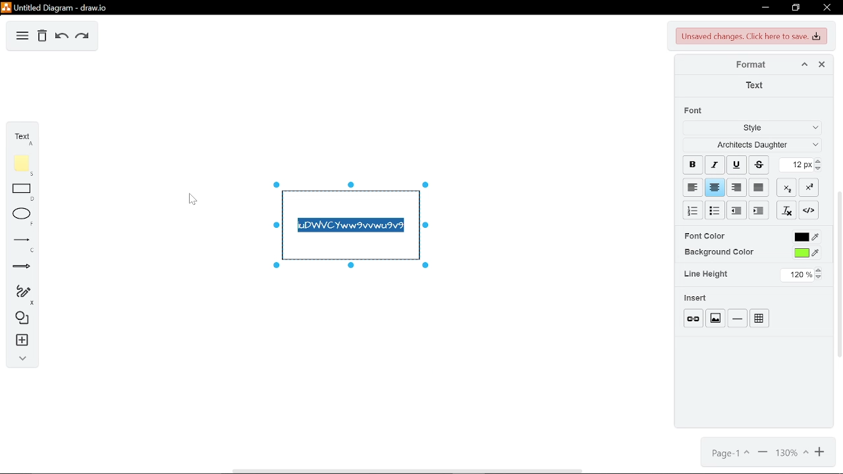 This screenshot has width=843, height=474. What do you see at coordinates (707, 236) in the screenshot?
I see `font color` at bounding box center [707, 236].